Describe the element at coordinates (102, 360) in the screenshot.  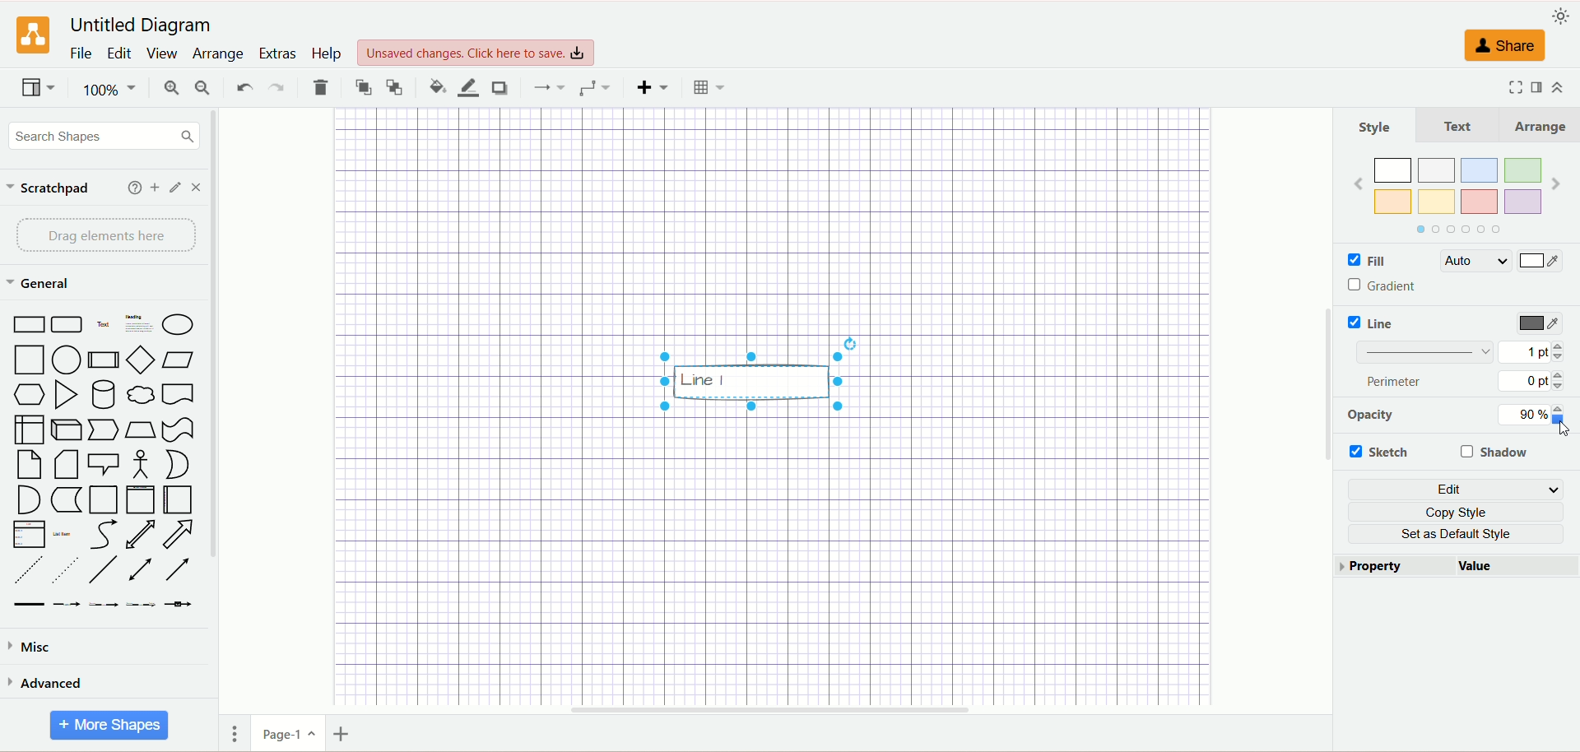
I see `Process` at that location.